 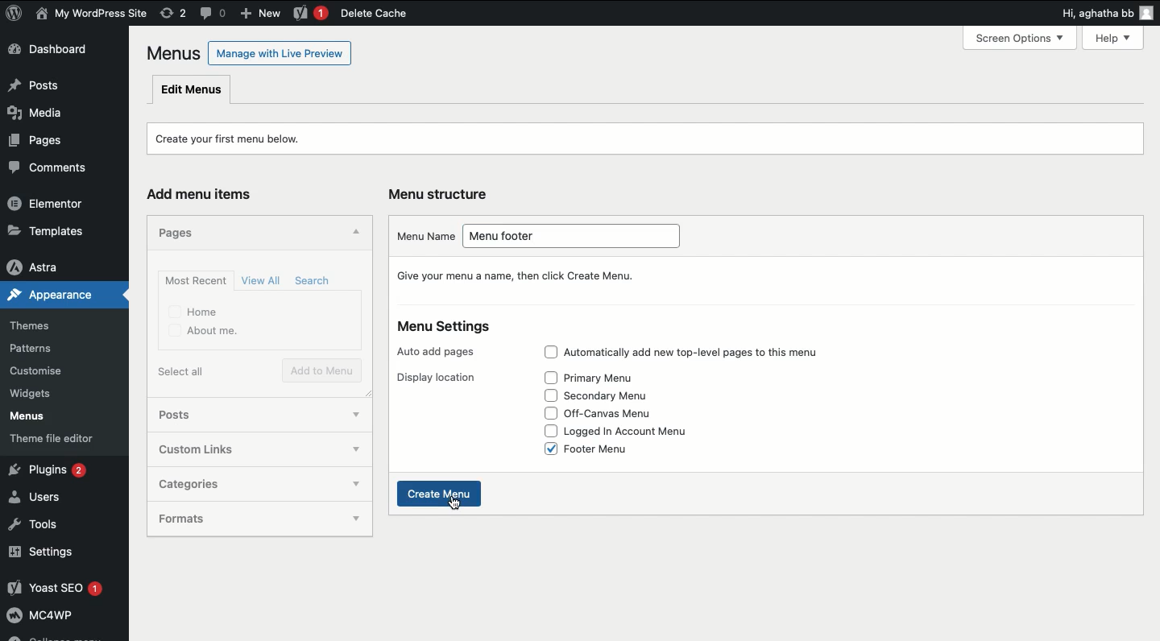 What do you see at coordinates (420, 236) in the screenshot?
I see `Menu name` at bounding box center [420, 236].